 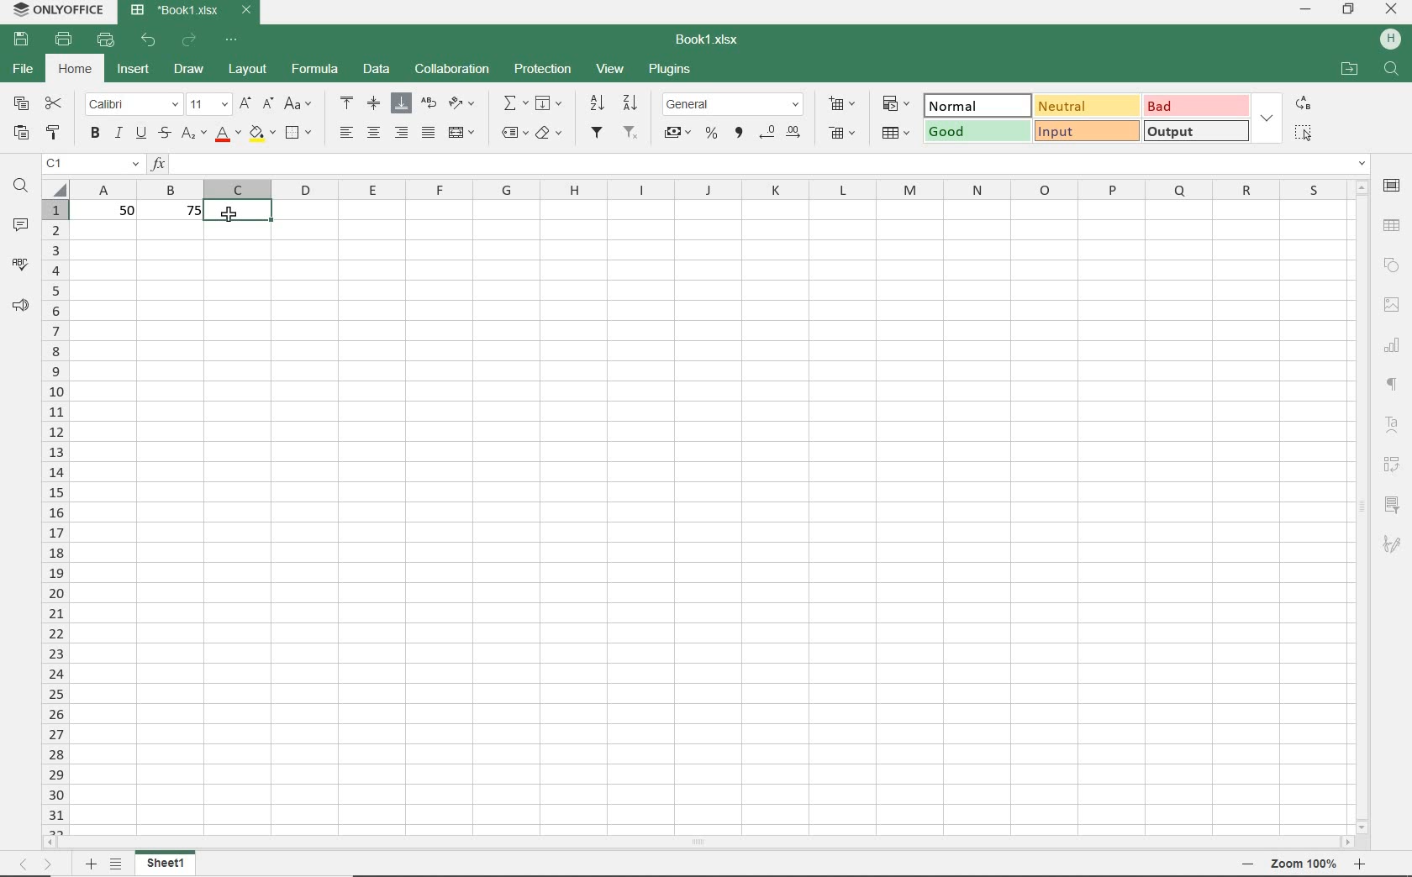 I want to click on decrease/increase decimal, so click(x=782, y=133).